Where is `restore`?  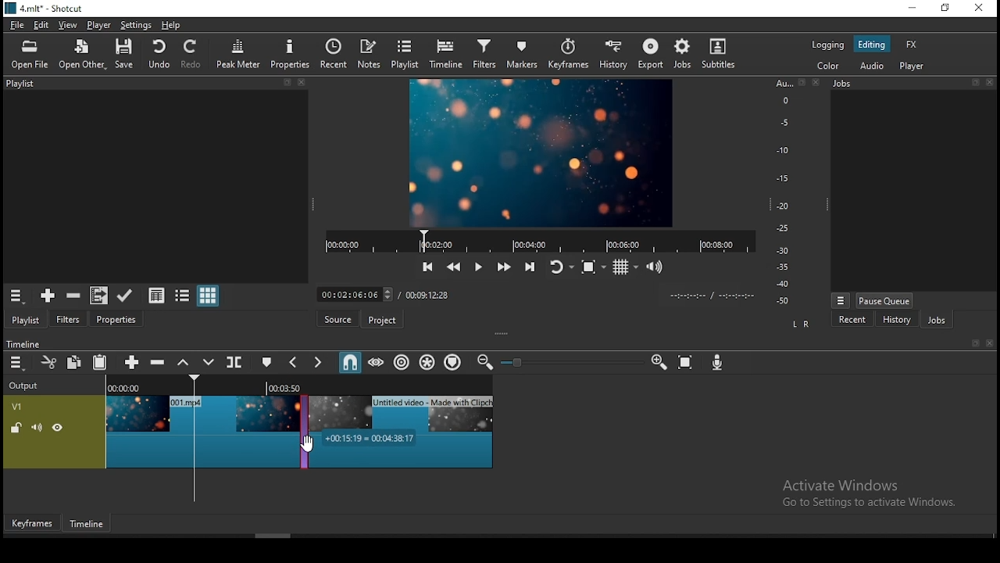 restore is located at coordinates (947, 9).